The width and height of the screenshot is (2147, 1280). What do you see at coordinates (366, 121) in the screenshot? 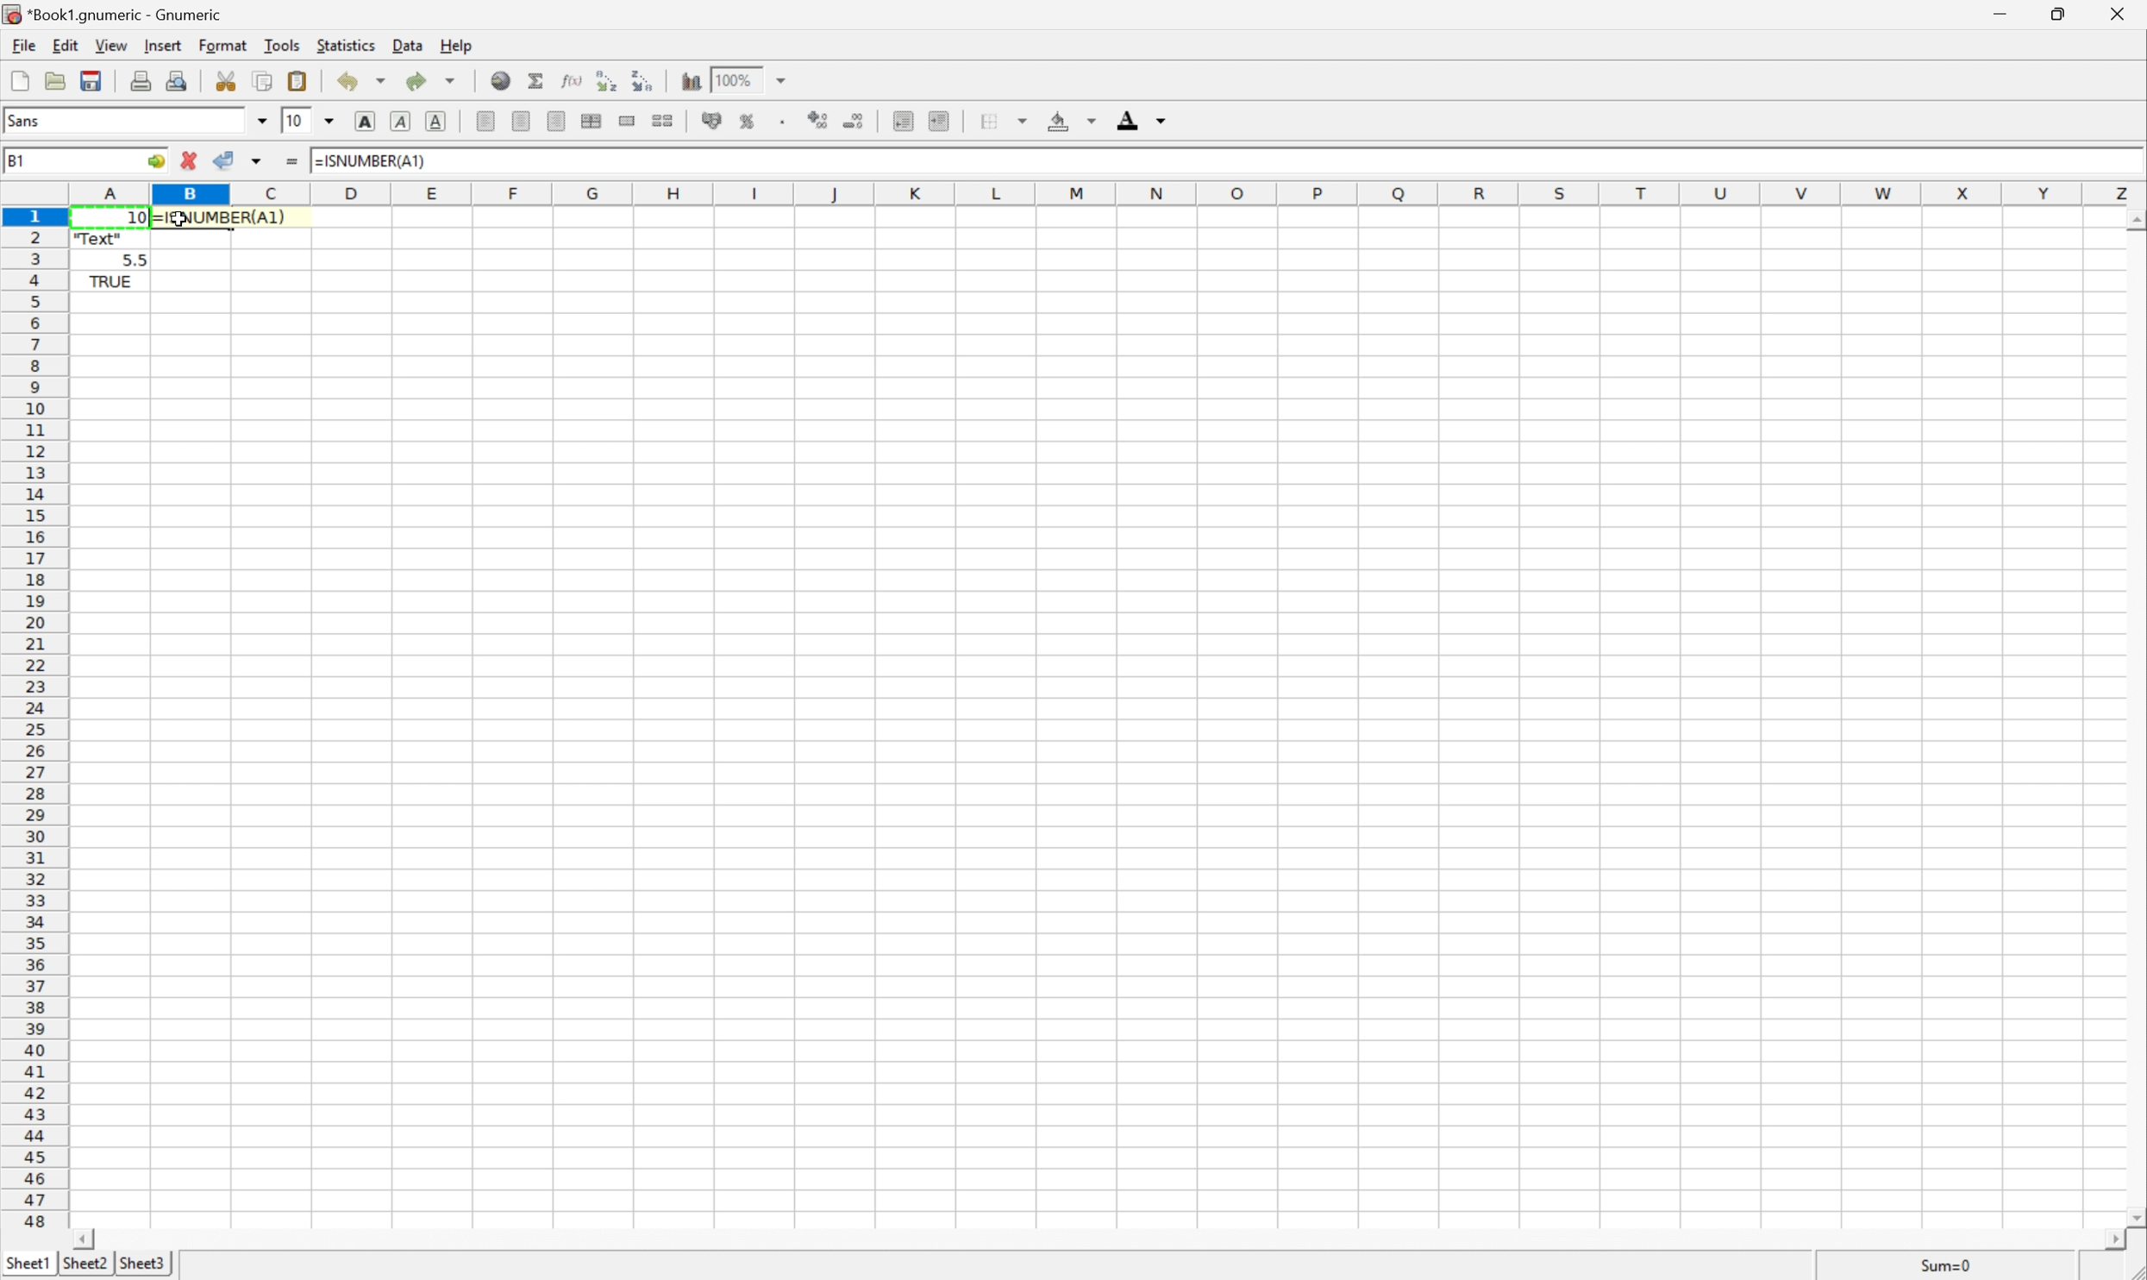
I see `Bold` at bounding box center [366, 121].